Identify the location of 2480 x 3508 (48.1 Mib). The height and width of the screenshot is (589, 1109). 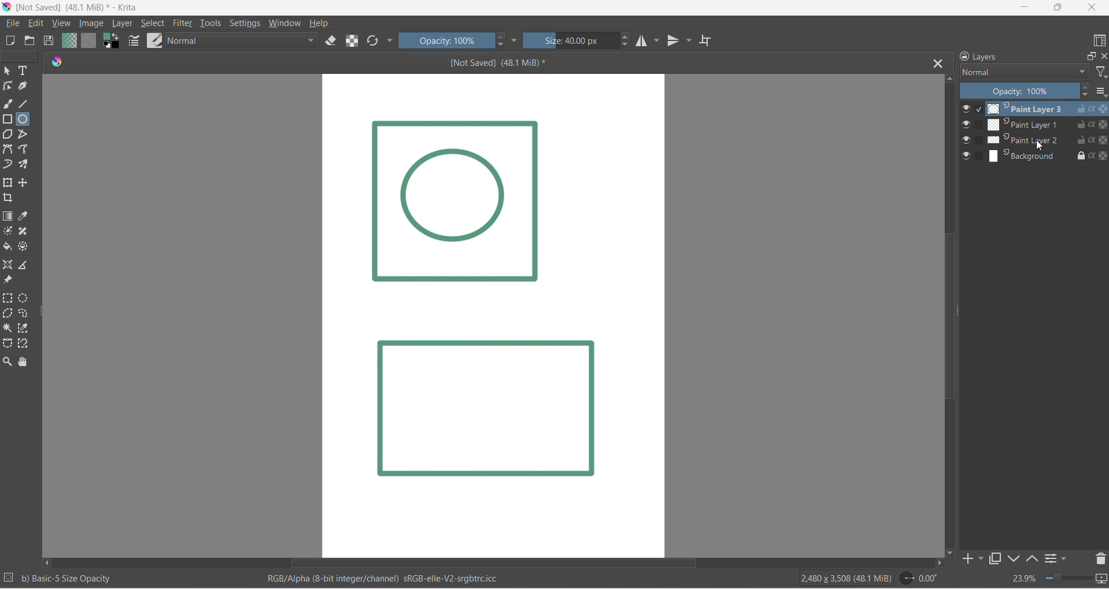
(837, 579).